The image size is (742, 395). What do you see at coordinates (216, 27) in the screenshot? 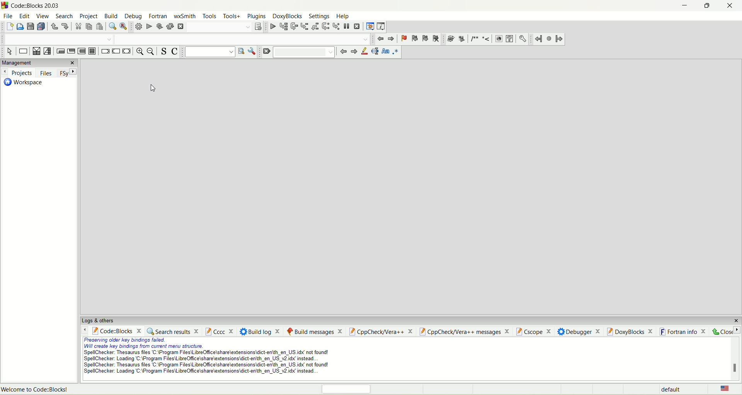
I see `Search` at bounding box center [216, 27].